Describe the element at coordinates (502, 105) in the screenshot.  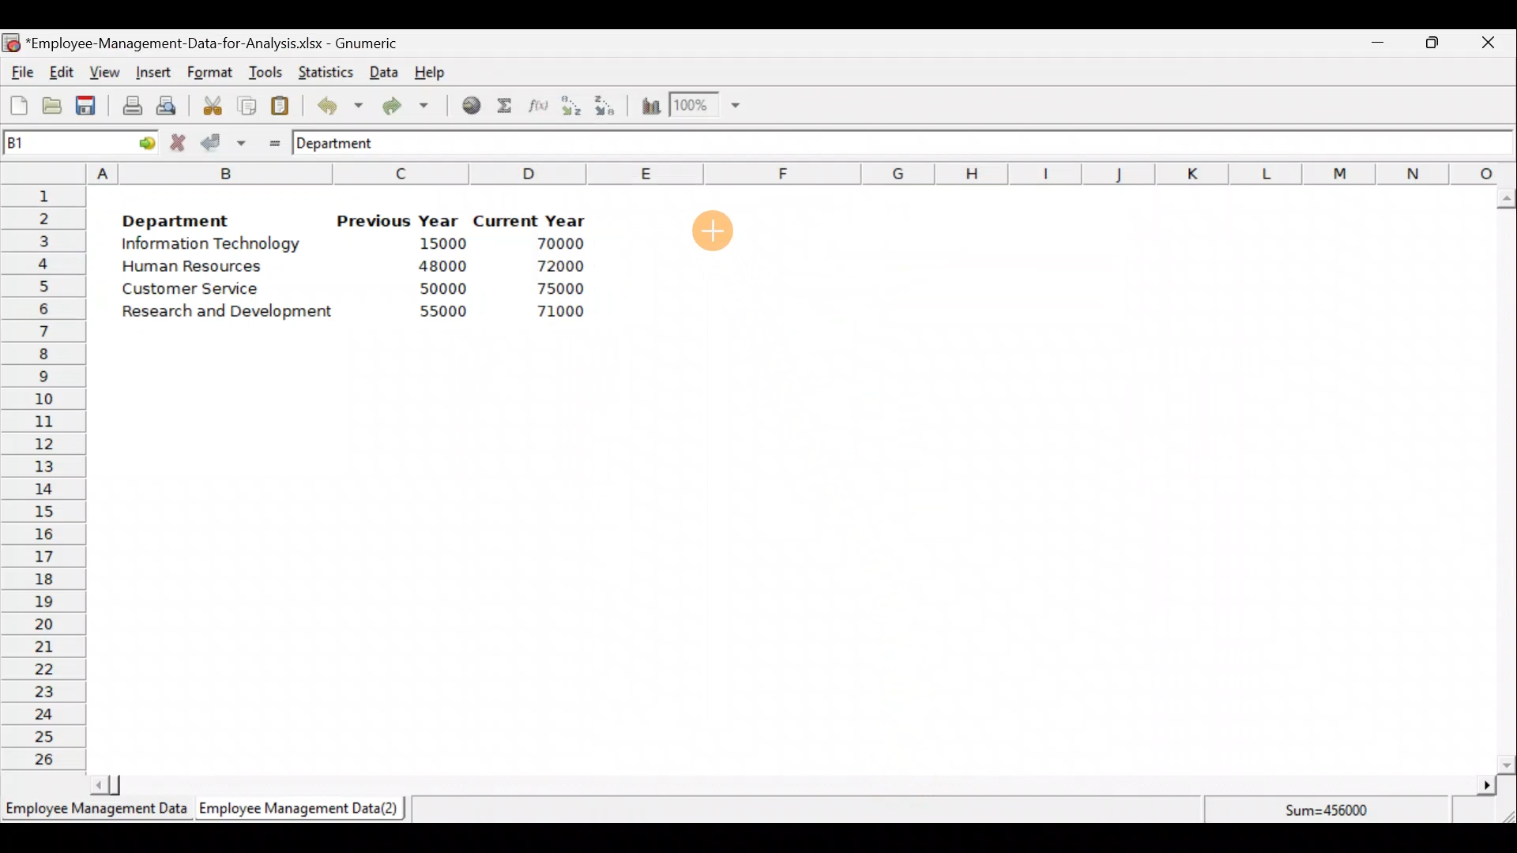
I see `Sum into the current cell` at that location.